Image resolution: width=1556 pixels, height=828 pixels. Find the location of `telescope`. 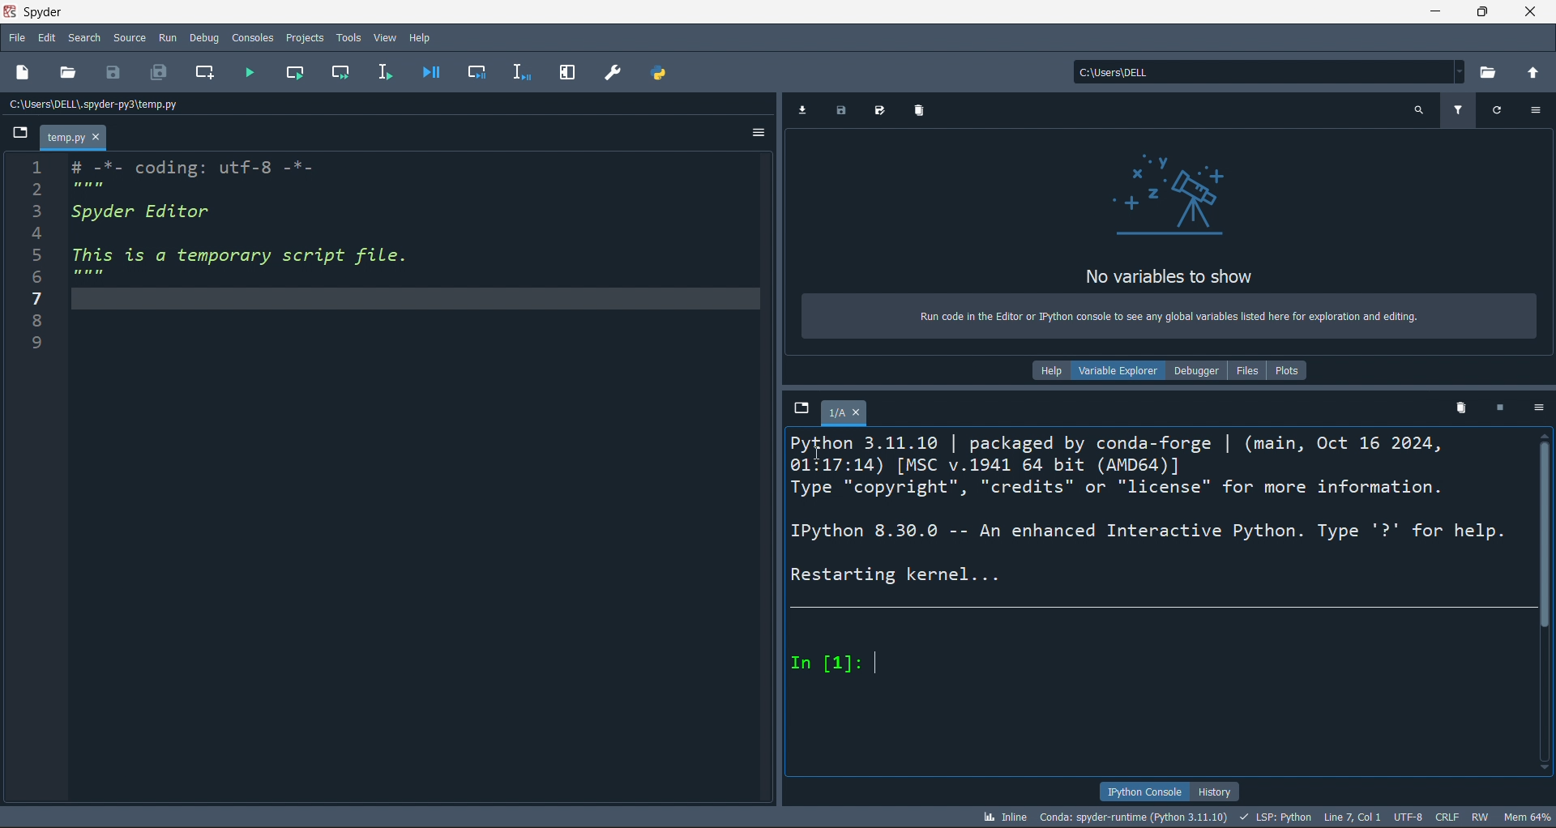

telescope is located at coordinates (1173, 192).